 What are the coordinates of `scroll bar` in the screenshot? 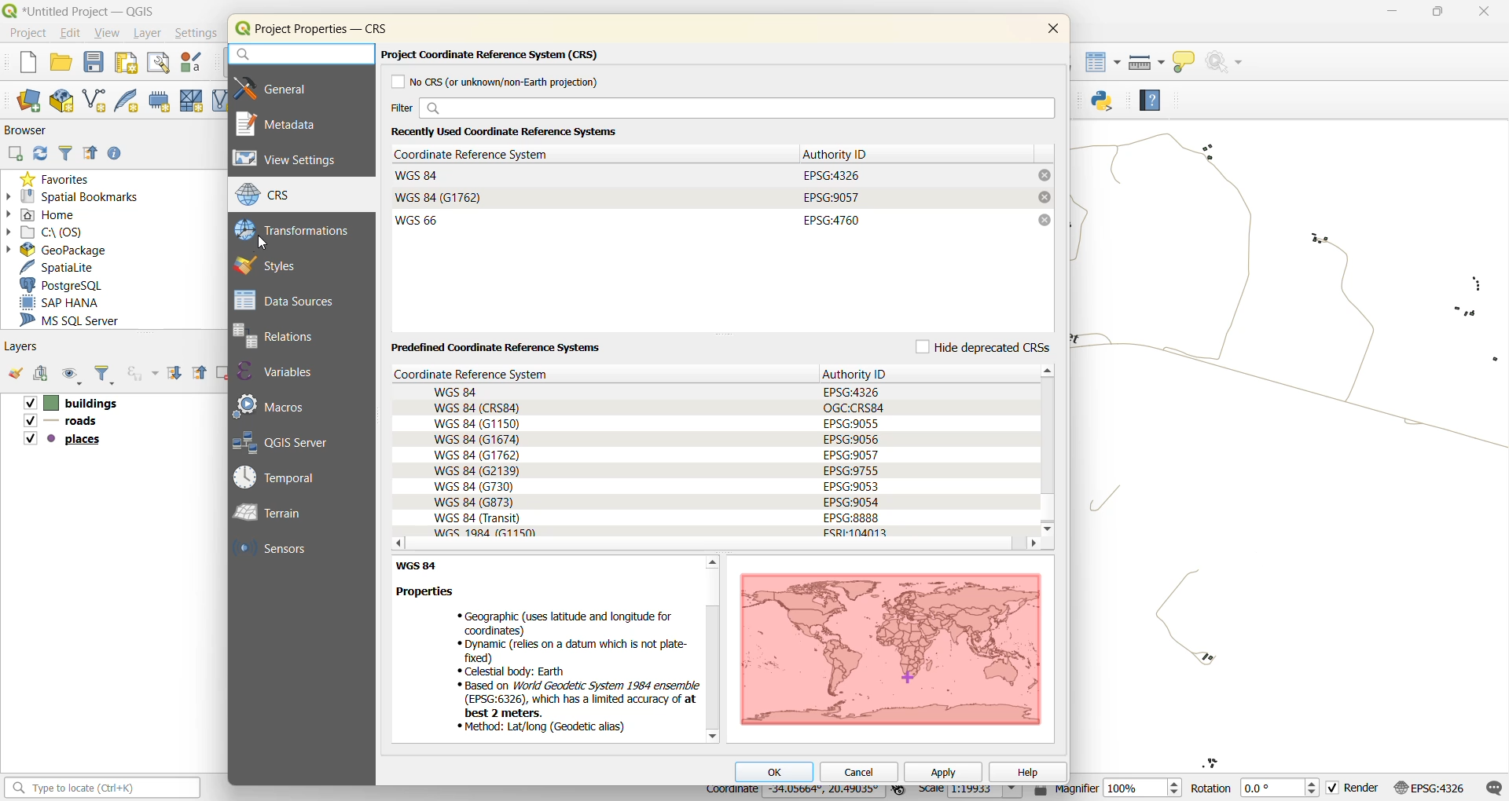 It's located at (710, 667).